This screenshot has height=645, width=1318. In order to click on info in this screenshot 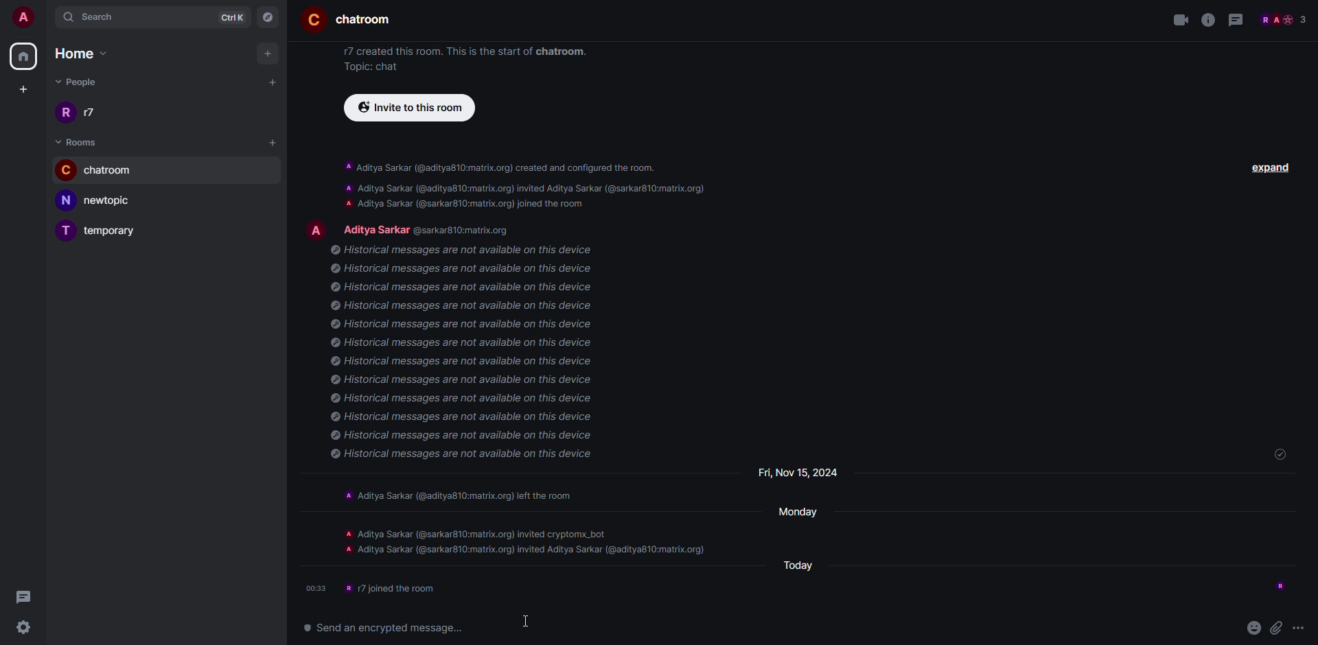, I will do `click(400, 588)`.